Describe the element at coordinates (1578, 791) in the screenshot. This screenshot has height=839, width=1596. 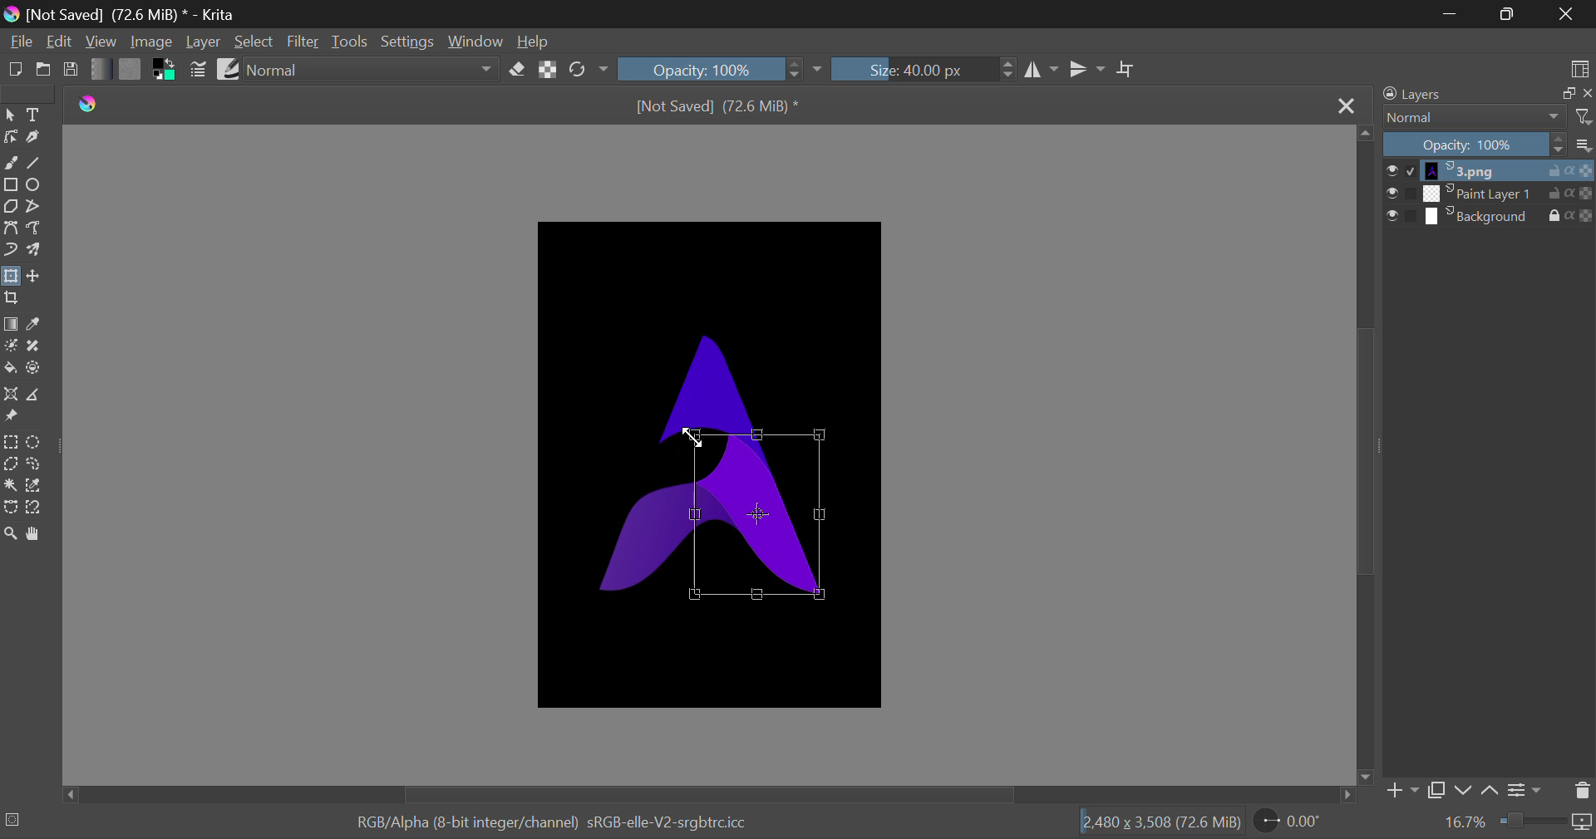
I see `Delete Layer` at that location.